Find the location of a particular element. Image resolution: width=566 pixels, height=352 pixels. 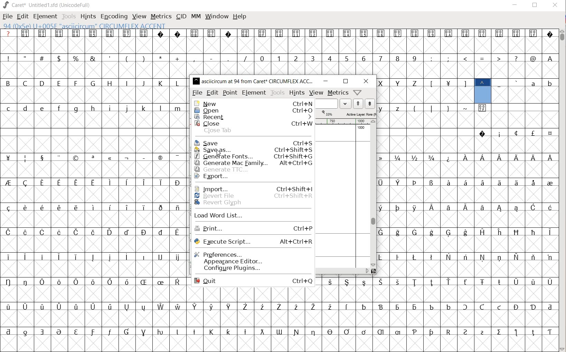

tools is located at coordinates (278, 92).